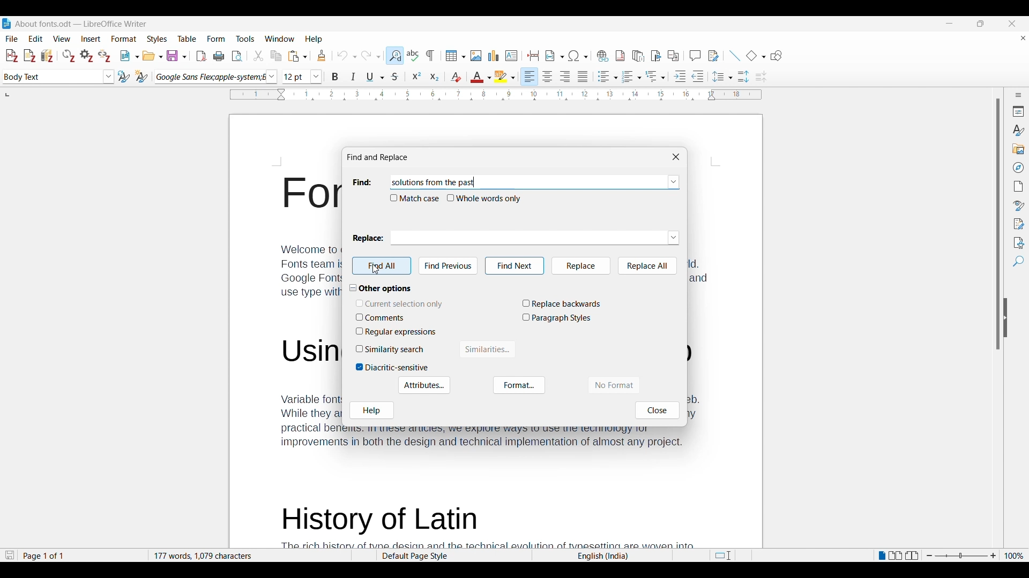 The image size is (1029, 578). Describe the element at coordinates (533, 56) in the screenshot. I see `Insert page break ` at that location.